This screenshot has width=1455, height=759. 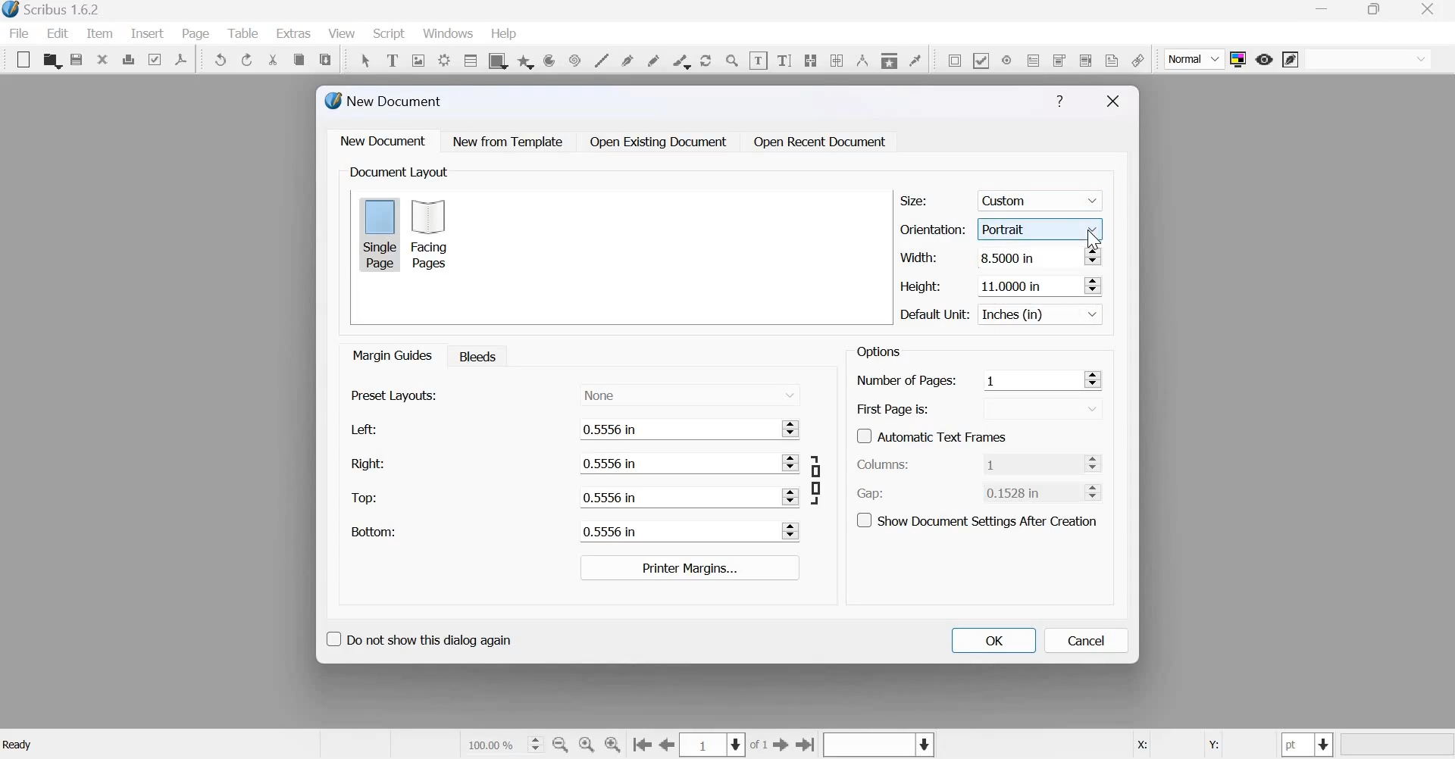 What do you see at coordinates (562, 745) in the screenshot?
I see `zoom out by the stepping values in tool preferences` at bounding box center [562, 745].